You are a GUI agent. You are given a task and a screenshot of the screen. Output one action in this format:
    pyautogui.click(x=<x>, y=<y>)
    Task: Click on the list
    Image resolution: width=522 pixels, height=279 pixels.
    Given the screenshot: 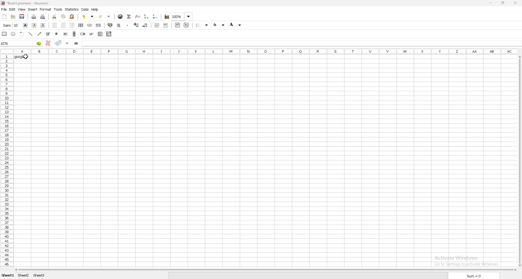 What is the action you would take?
    pyautogui.click(x=100, y=34)
    